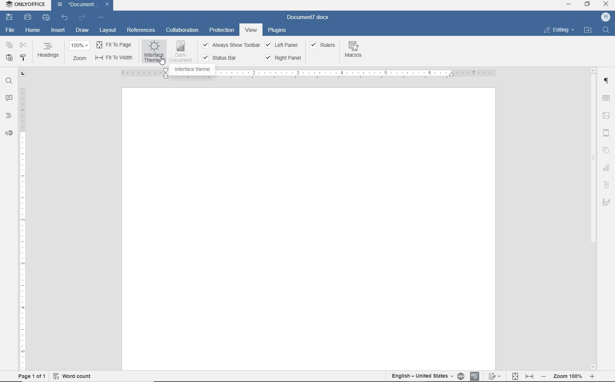 The width and height of the screenshot is (615, 382). What do you see at coordinates (308, 17) in the screenshot?
I see `DOCUMENT NAME` at bounding box center [308, 17].